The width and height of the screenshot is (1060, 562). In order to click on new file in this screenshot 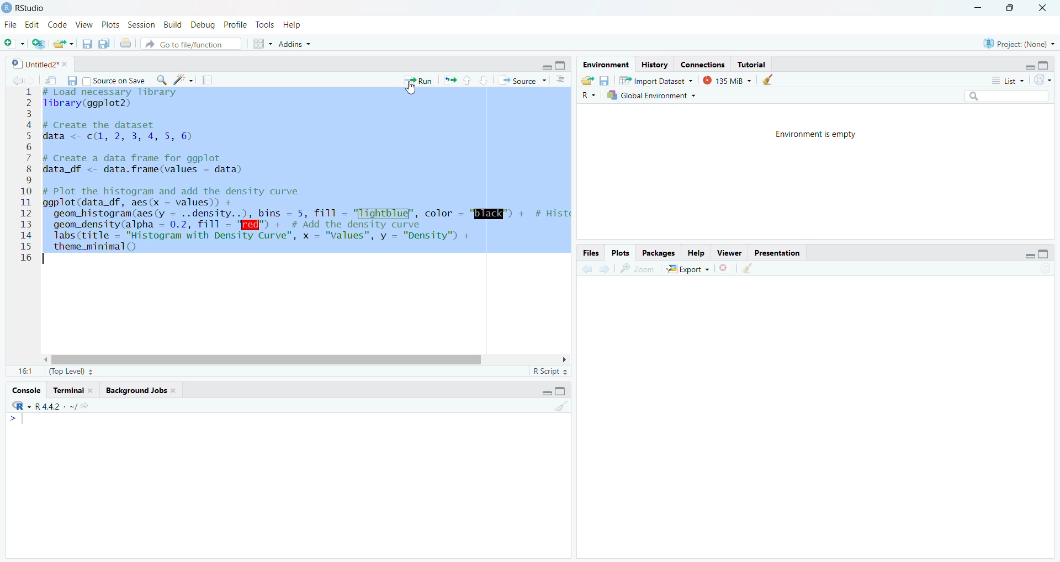, I will do `click(13, 44)`.